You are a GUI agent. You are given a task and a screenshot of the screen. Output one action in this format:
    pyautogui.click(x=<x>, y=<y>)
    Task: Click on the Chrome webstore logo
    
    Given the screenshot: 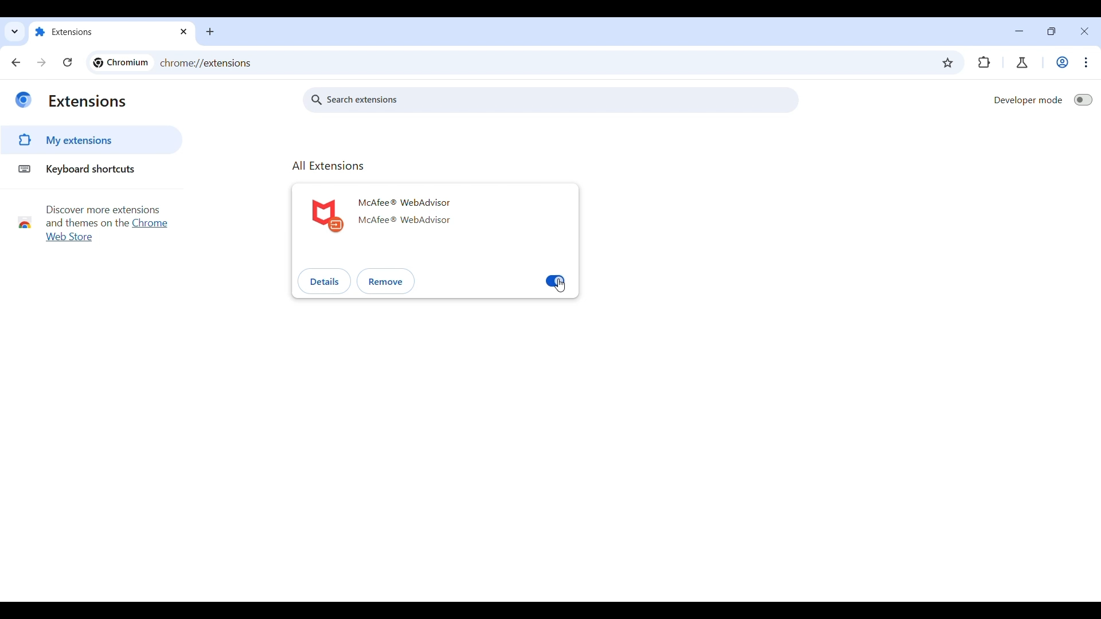 What is the action you would take?
    pyautogui.click(x=24, y=222)
    